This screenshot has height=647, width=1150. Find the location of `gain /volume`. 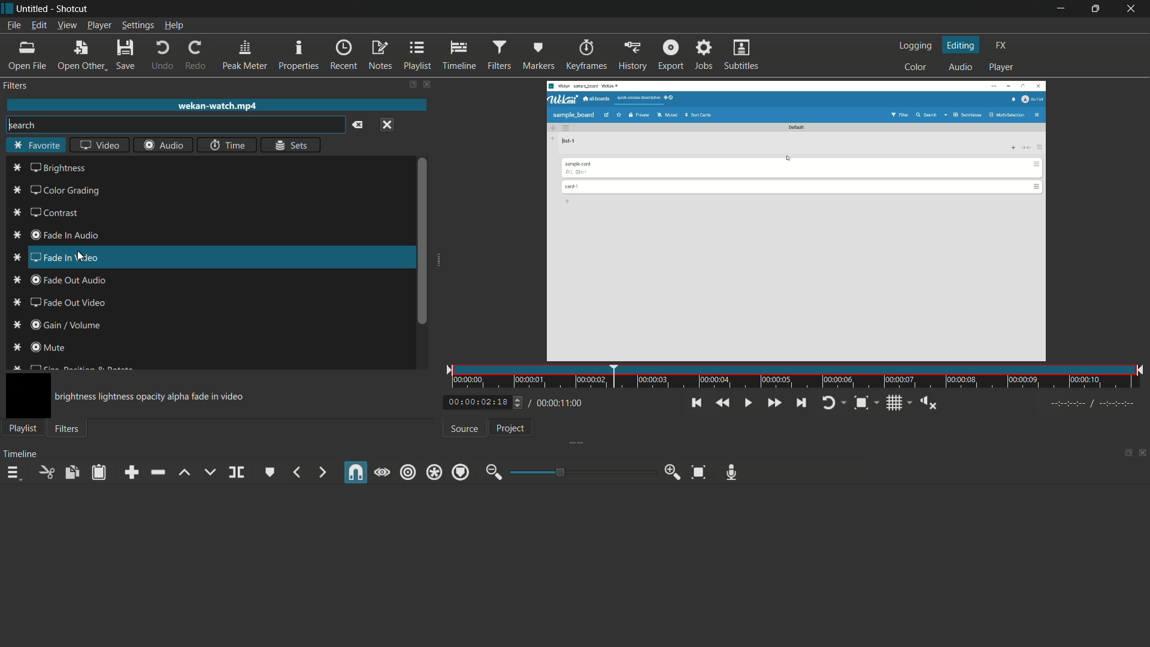

gain /volume is located at coordinates (58, 325).